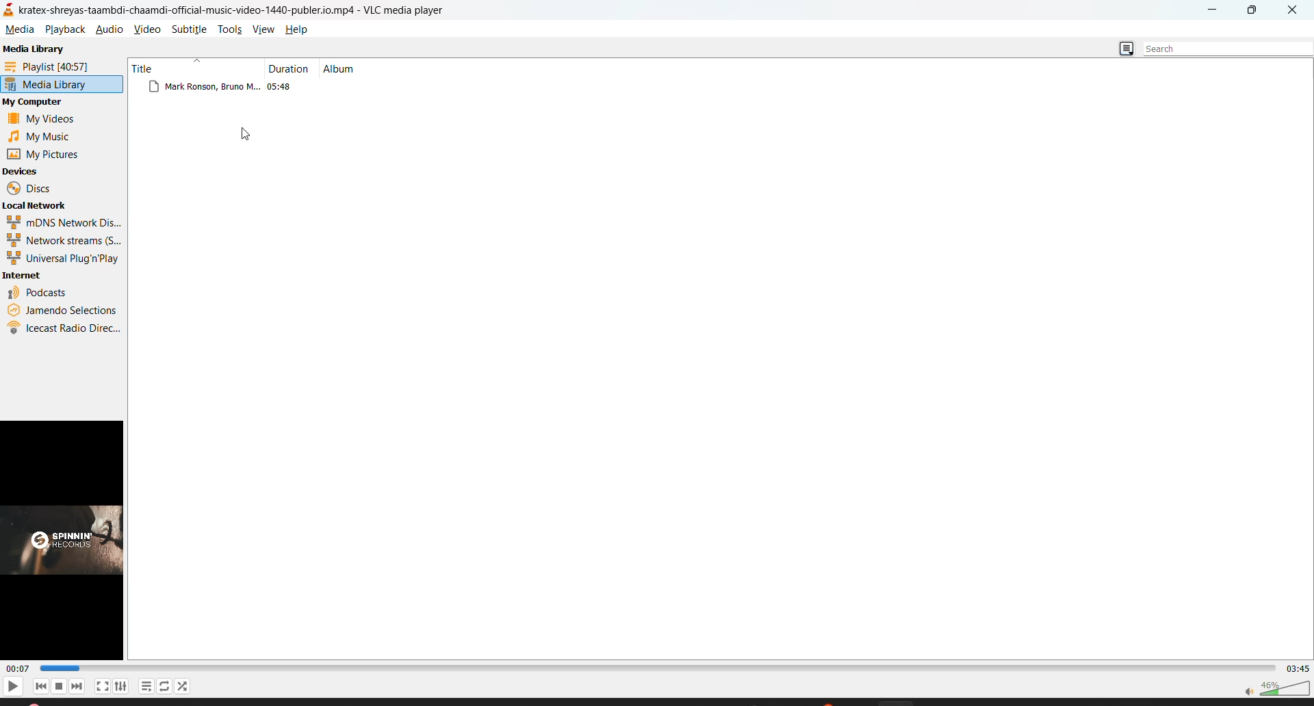 The height and width of the screenshot is (706, 1314). Describe the element at coordinates (47, 153) in the screenshot. I see `pictures` at that location.